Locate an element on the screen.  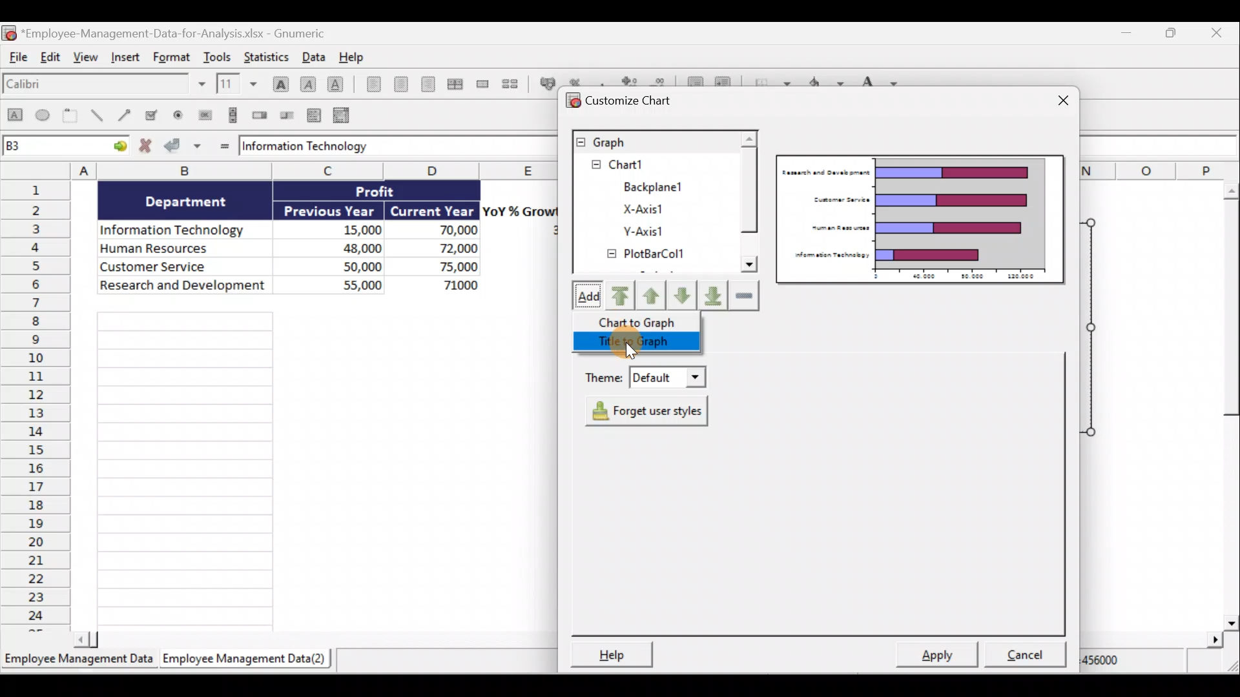
Create an arrow object is located at coordinates (127, 114).